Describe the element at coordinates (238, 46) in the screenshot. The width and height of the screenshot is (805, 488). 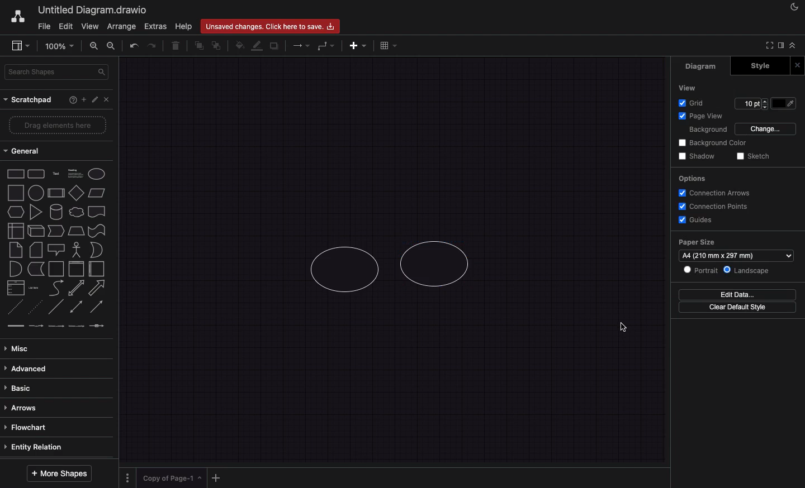
I see `fill color` at that location.